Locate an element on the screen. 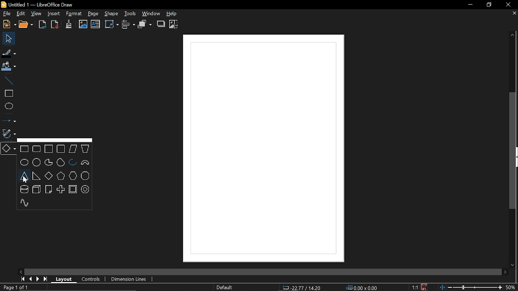  SHAPES is located at coordinates (55, 176).